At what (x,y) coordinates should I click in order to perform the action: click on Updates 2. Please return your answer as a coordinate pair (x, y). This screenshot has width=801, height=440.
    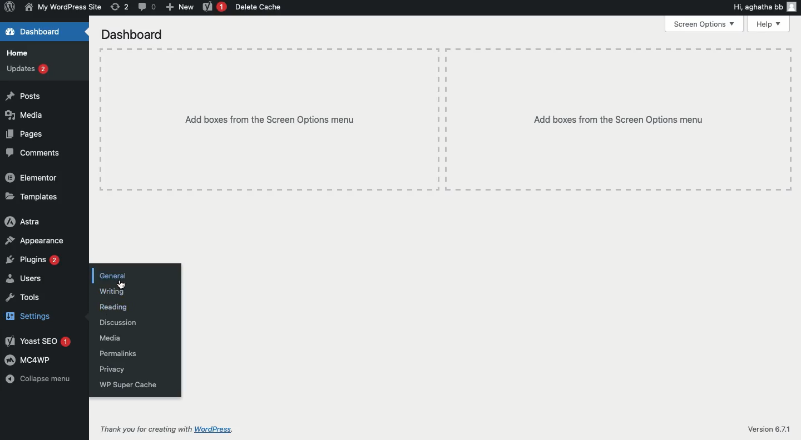
    Looking at the image, I should click on (27, 69).